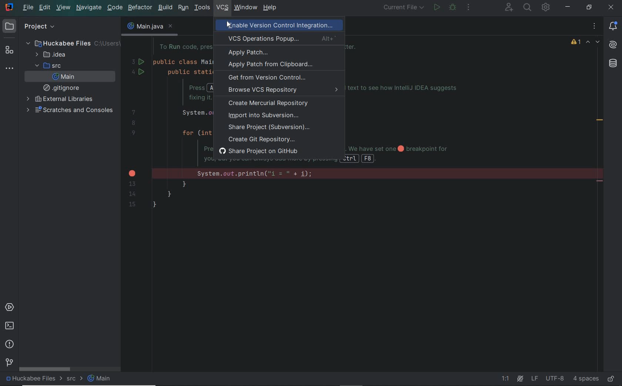 The height and width of the screenshot is (386, 622). Describe the element at coordinates (45, 8) in the screenshot. I see `edit` at that location.